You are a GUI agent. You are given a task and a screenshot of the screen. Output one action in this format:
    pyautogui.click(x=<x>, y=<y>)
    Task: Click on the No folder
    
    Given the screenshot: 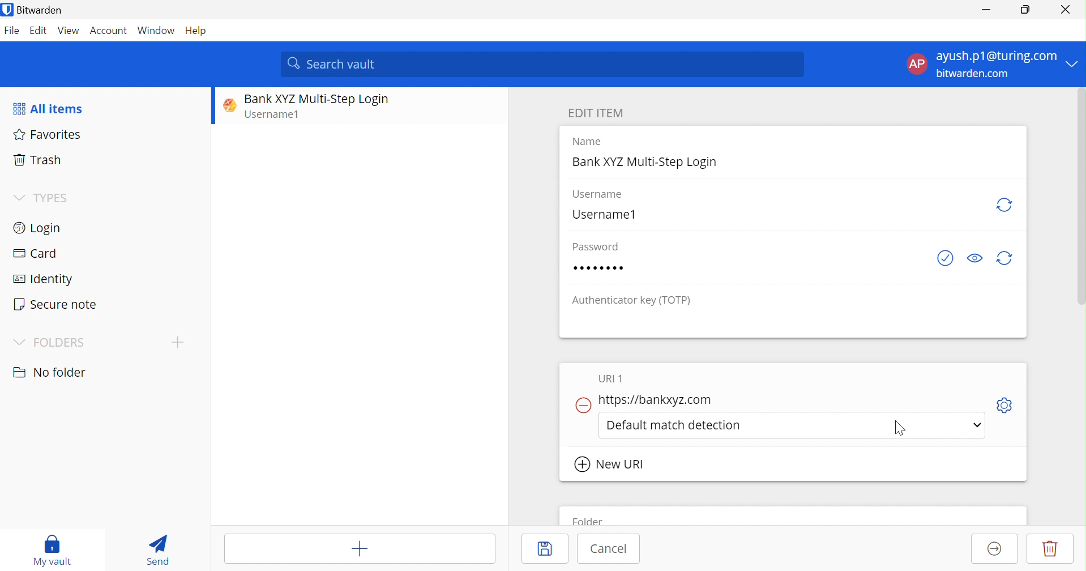 What is the action you would take?
    pyautogui.click(x=52, y=373)
    